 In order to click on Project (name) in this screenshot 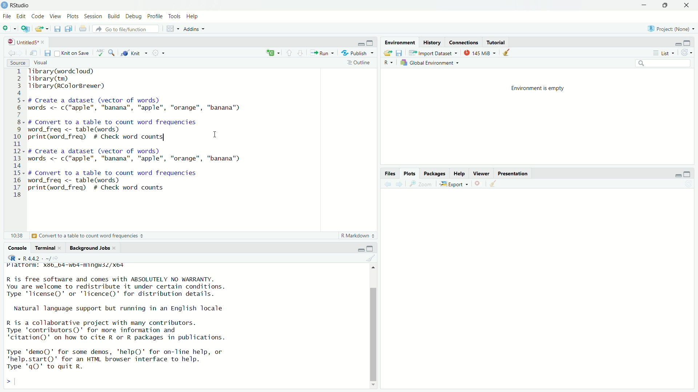, I will do `click(673, 29)`.